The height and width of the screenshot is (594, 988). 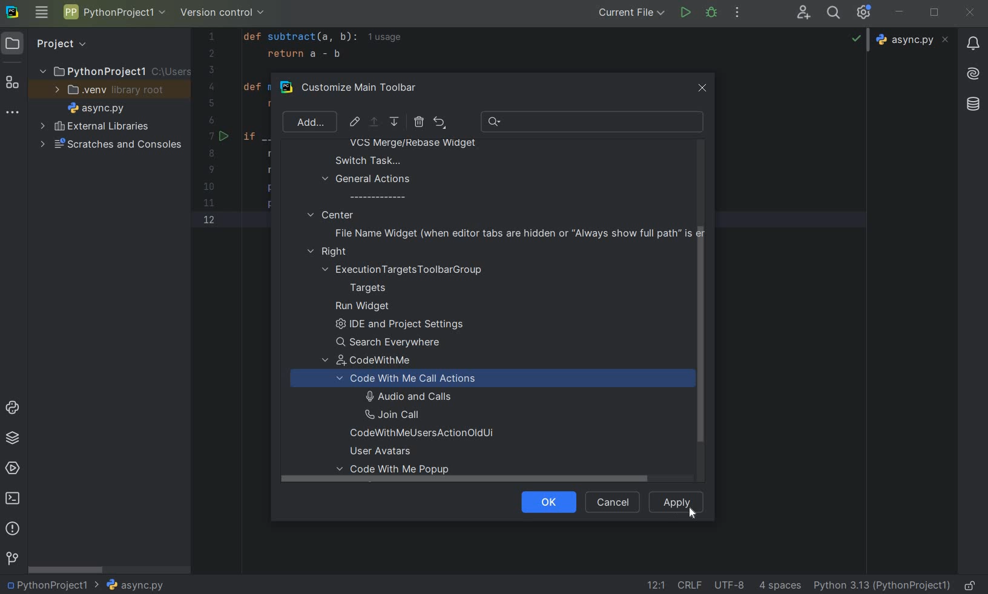 I want to click on EXTERNAL LIBRARIES, so click(x=95, y=127).